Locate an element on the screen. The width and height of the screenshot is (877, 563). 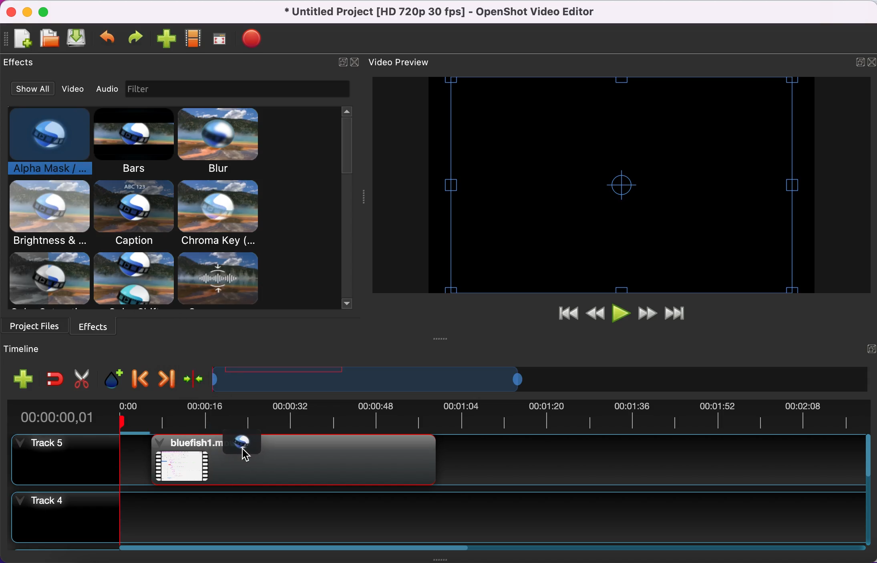
save file is located at coordinates (78, 40).